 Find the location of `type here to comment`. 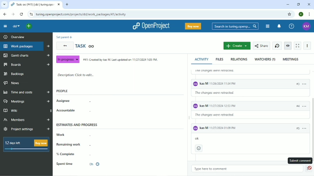

type here to comment is located at coordinates (215, 169).